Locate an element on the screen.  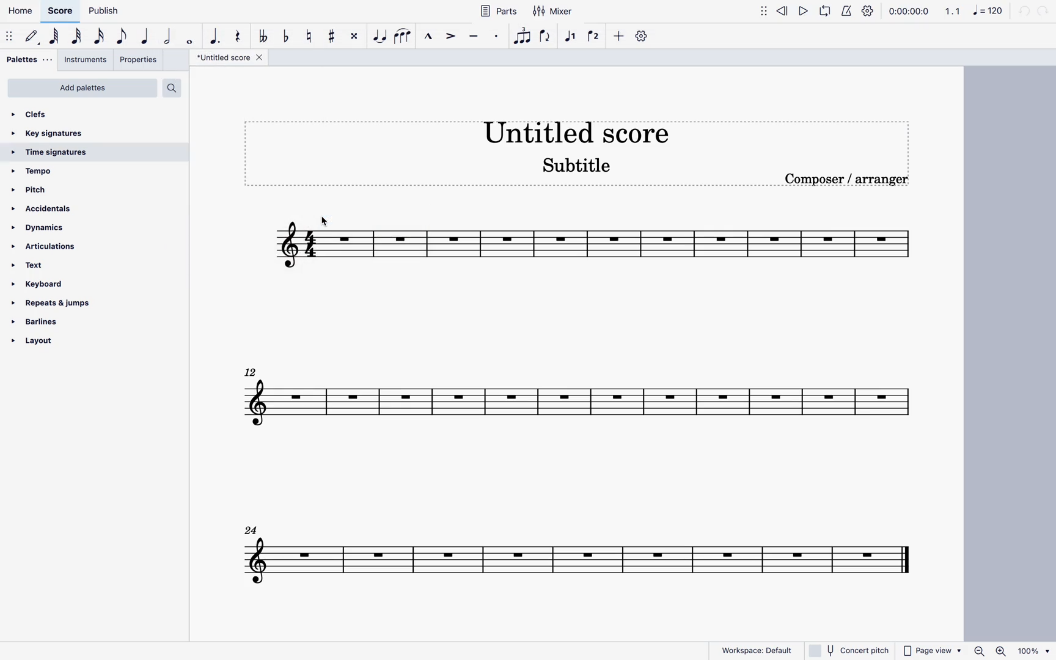
toggle natural is located at coordinates (306, 38).